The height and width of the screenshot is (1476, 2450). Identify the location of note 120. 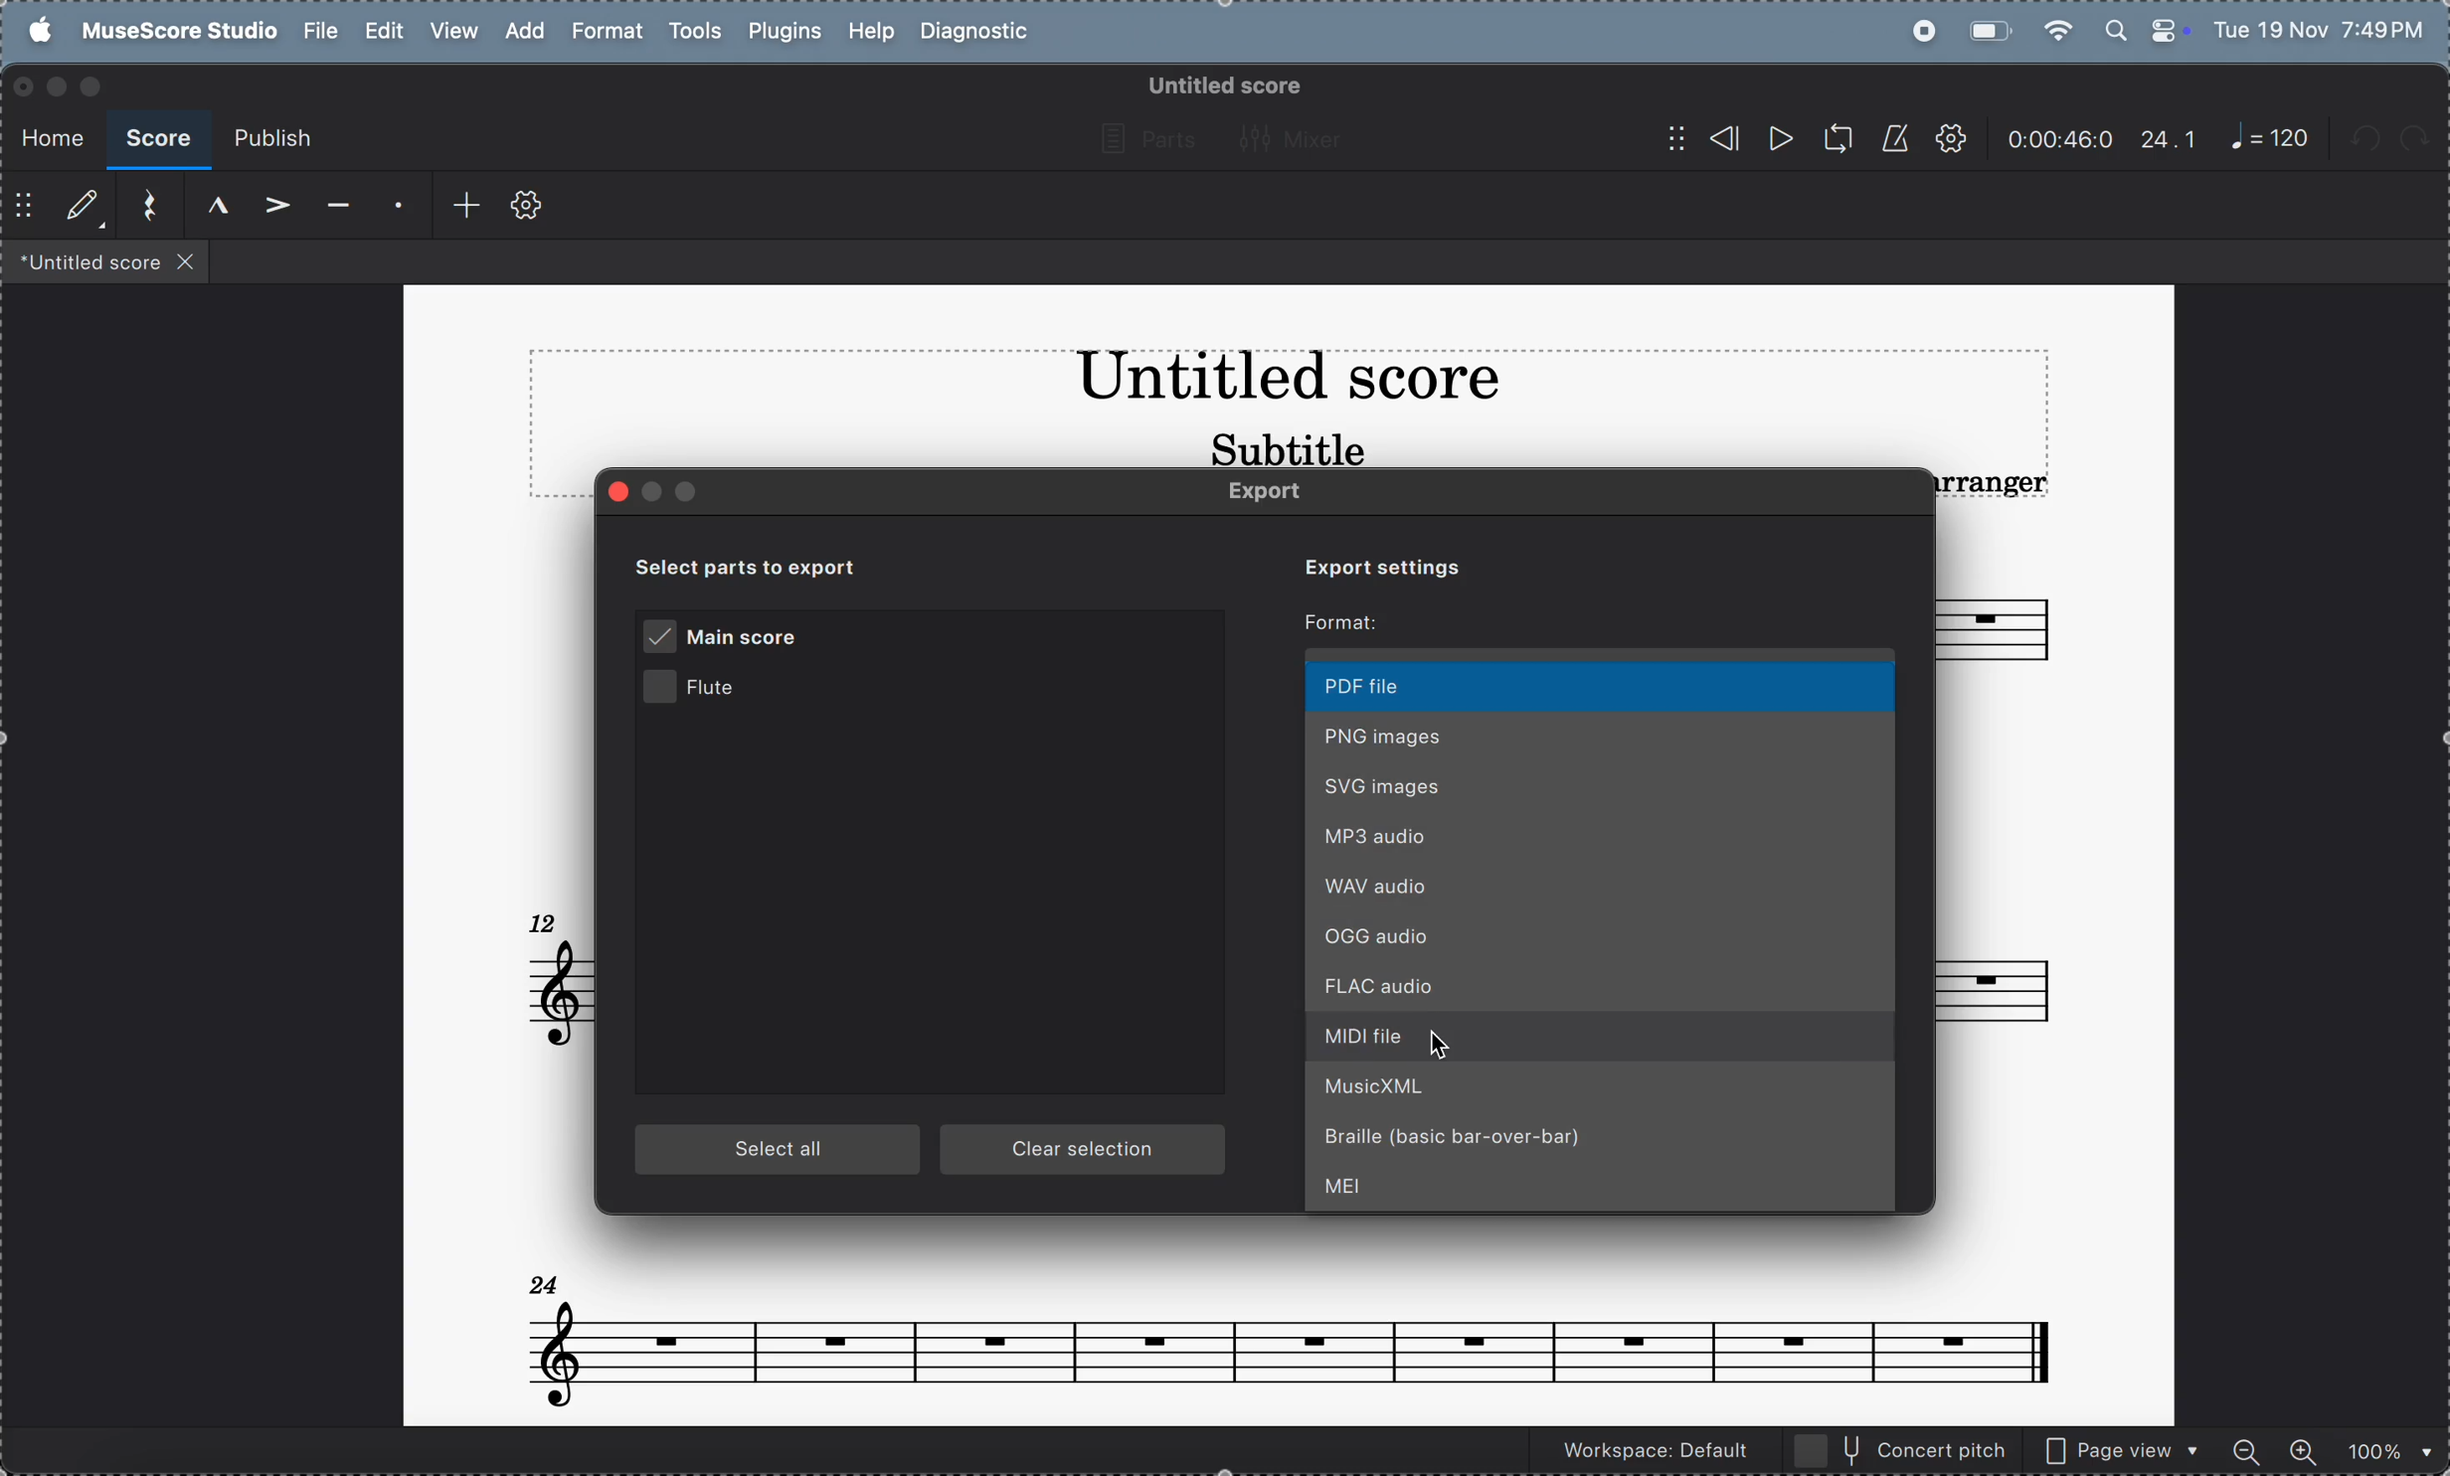
(2270, 139).